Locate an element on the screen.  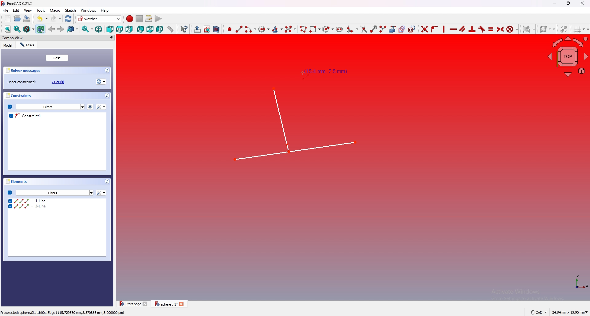
Check is located at coordinates (10, 107).